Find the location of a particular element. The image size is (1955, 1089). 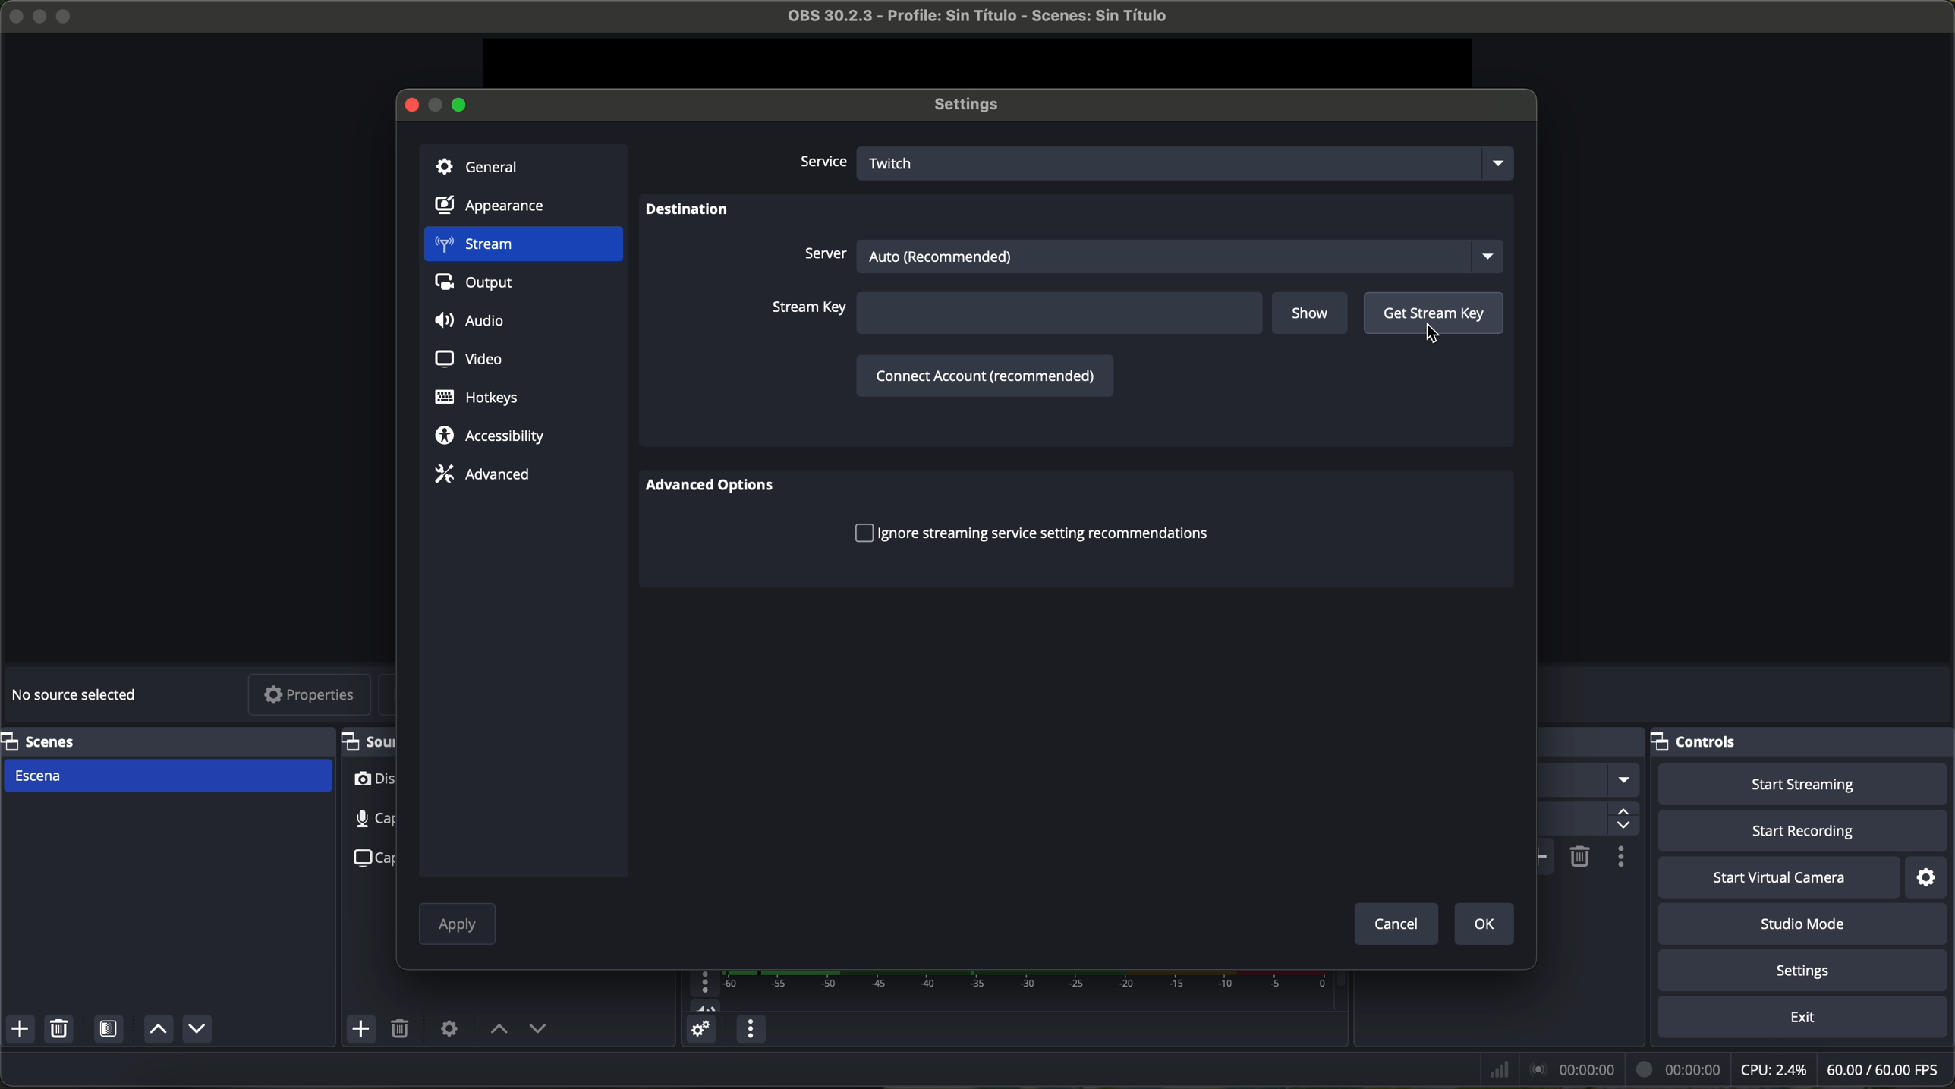

click on start streaming is located at coordinates (1803, 785).